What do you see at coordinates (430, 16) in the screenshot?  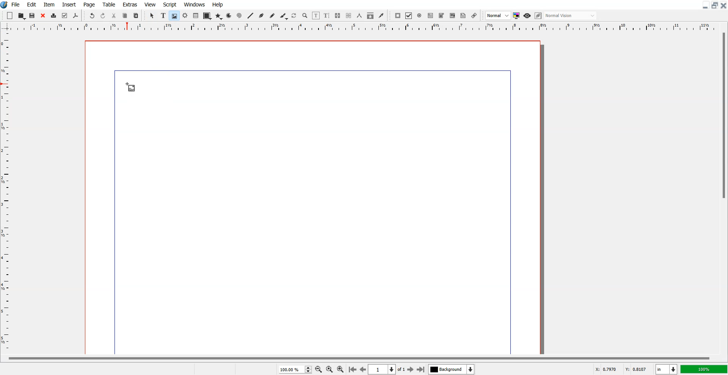 I see `PDF Text Field` at bounding box center [430, 16].